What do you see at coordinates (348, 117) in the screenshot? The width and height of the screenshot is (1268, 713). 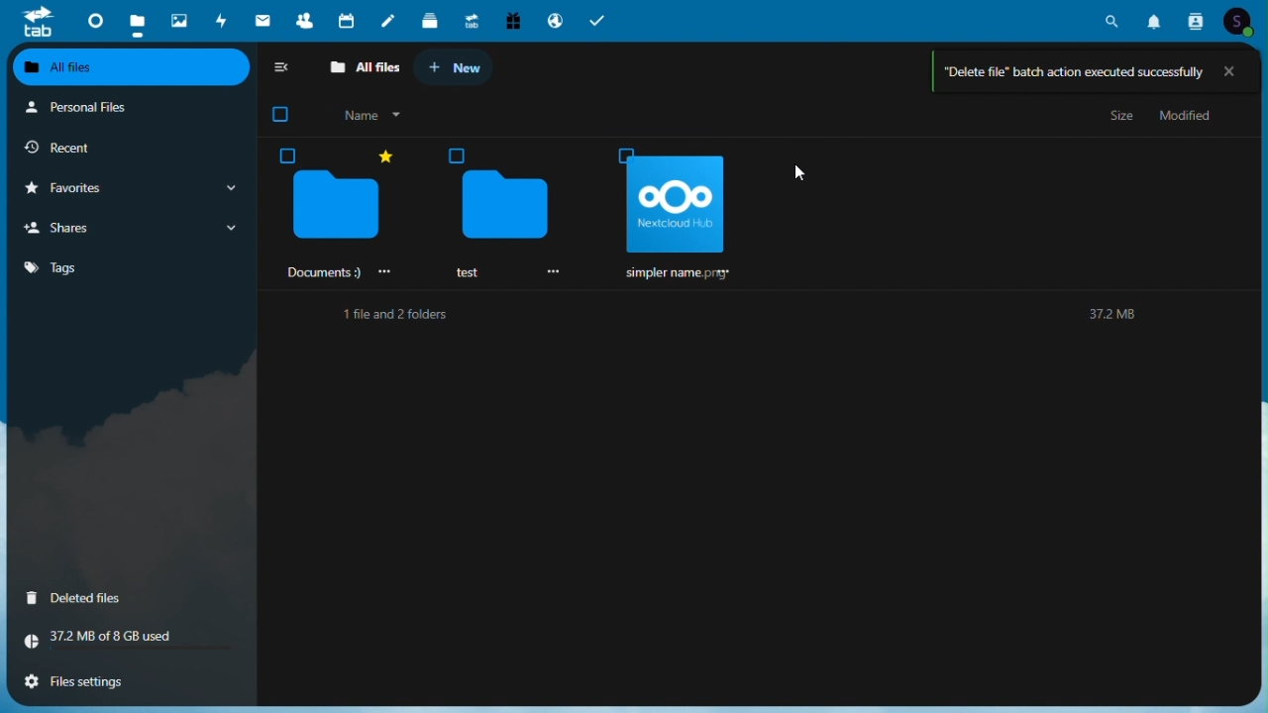 I see `1 1 selected` at bounding box center [348, 117].